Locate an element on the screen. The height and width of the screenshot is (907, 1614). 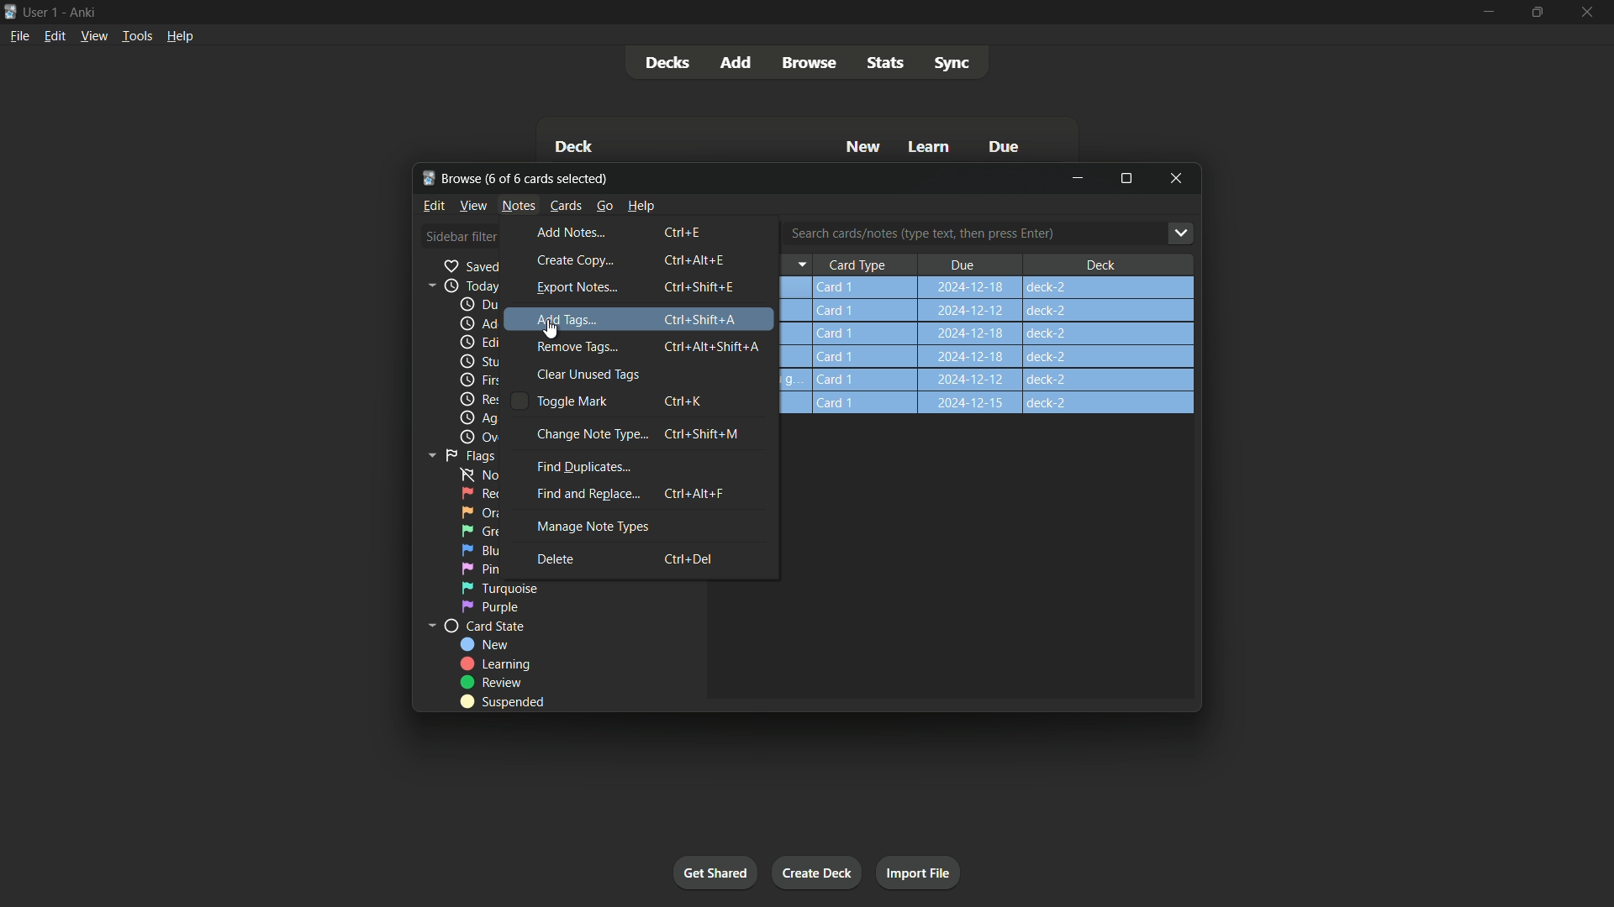
Overdue is located at coordinates (493, 438).